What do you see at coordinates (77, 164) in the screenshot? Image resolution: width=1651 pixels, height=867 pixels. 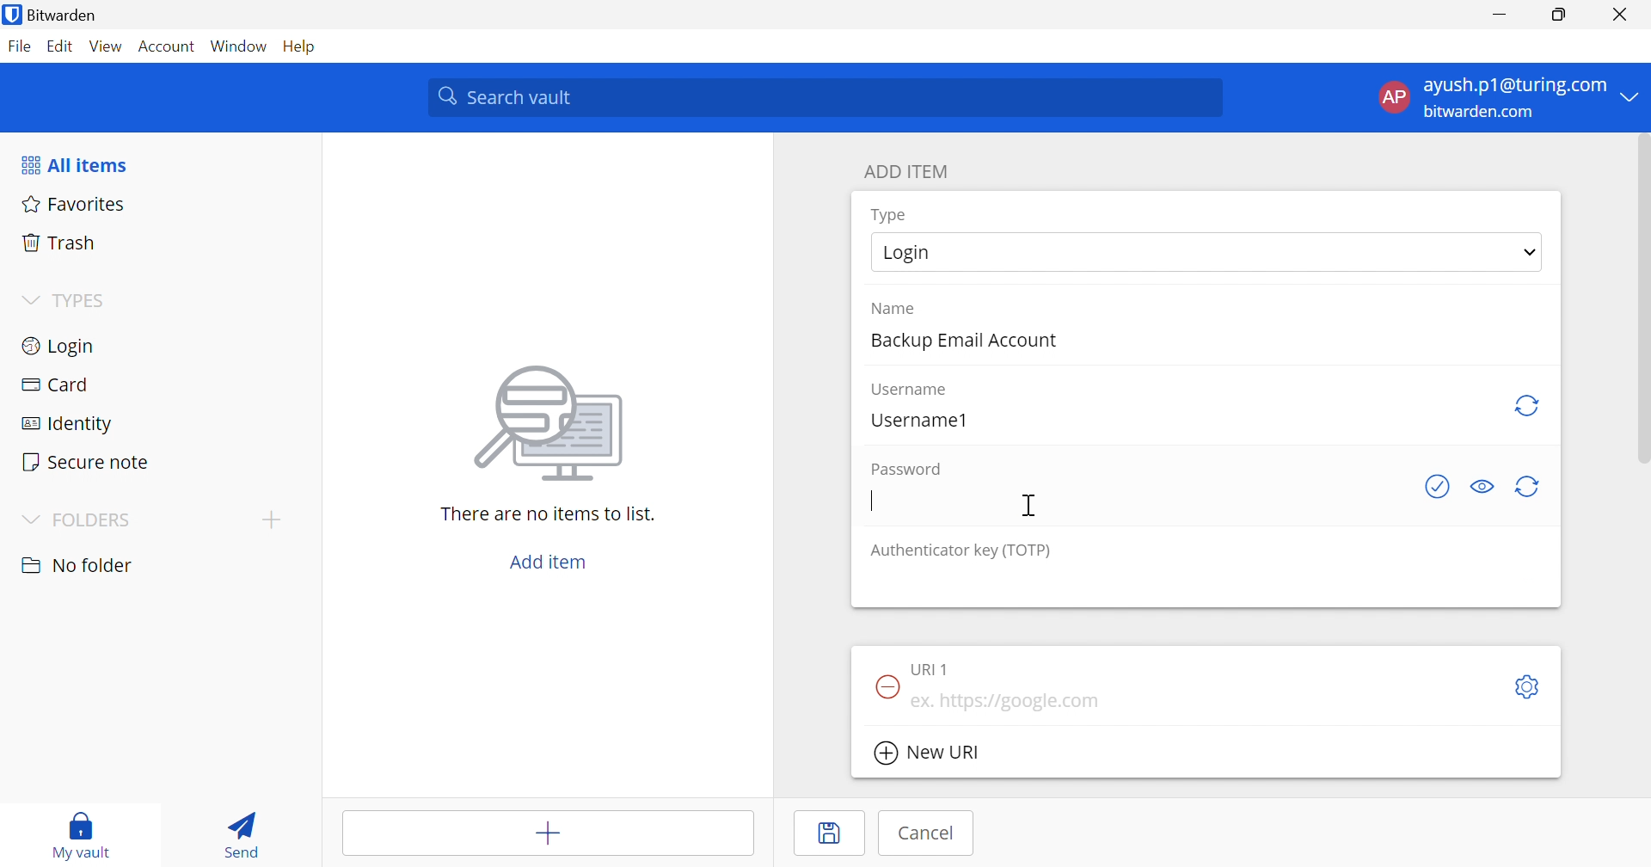 I see `All items` at bounding box center [77, 164].